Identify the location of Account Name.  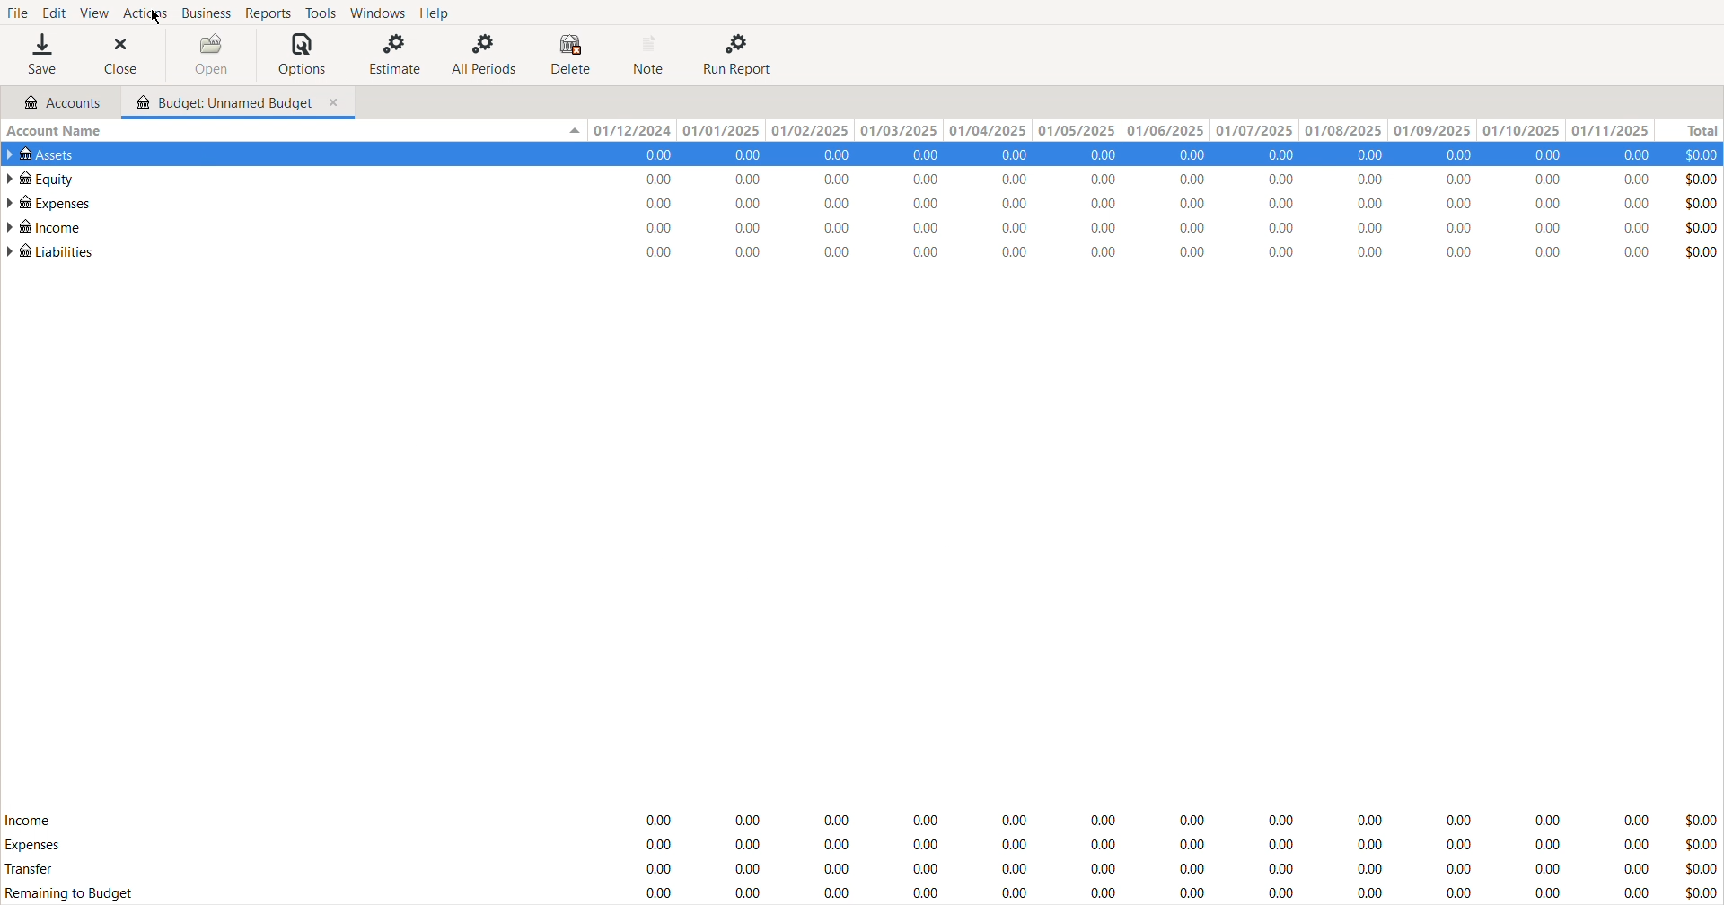
(57, 131).